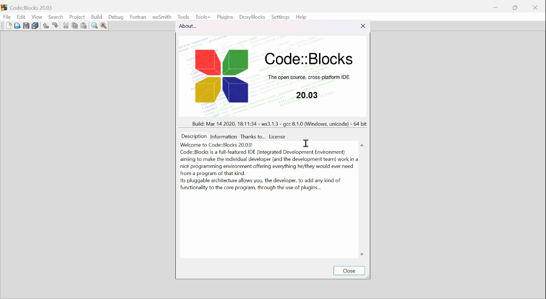 The width and height of the screenshot is (546, 299). Describe the element at coordinates (202, 17) in the screenshot. I see `Tools+` at that location.